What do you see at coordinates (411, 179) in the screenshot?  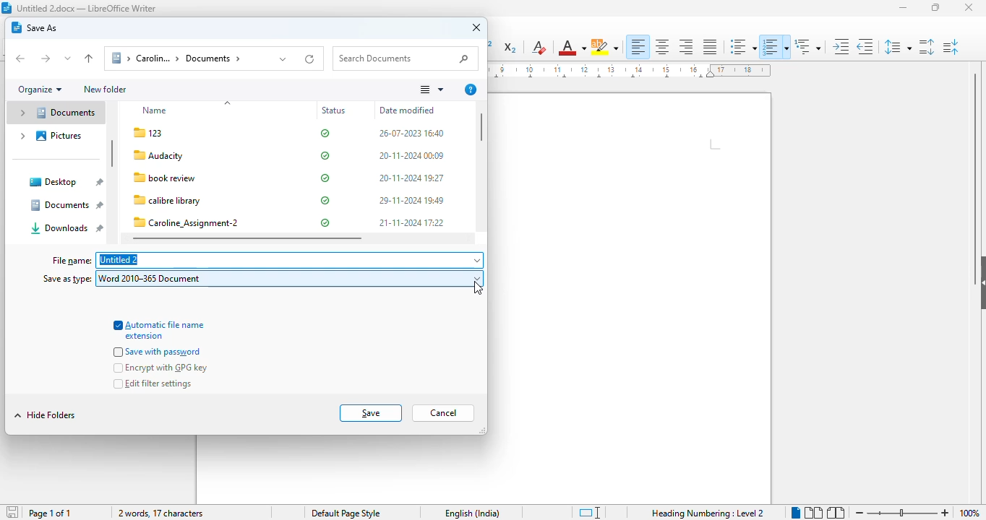 I see `date modified & time` at bounding box center [411, 179].